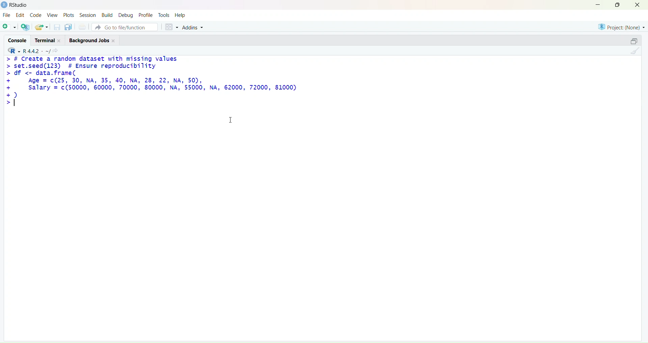 The height and width of the screenshot is (343, 648). What do you see at coordinates (145, 15) in the screenshot?
I see `profile` at bounding box center [145, 15].